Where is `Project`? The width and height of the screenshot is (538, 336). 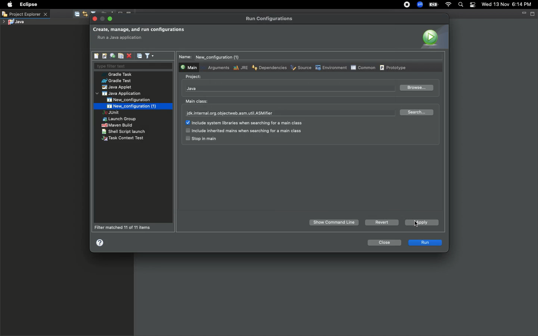 Project is located at coordinates (194, 77).